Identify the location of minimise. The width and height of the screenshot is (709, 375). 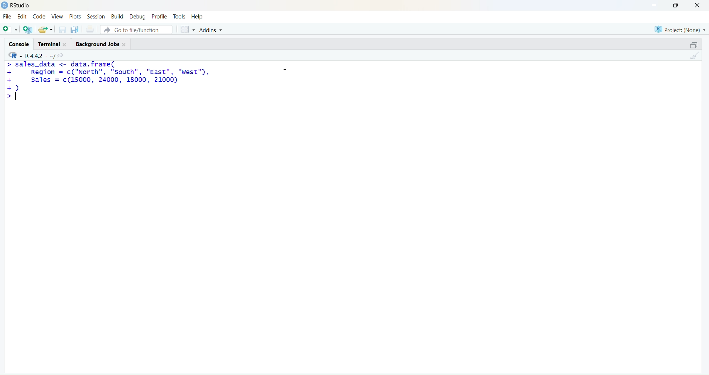
(650, 4).